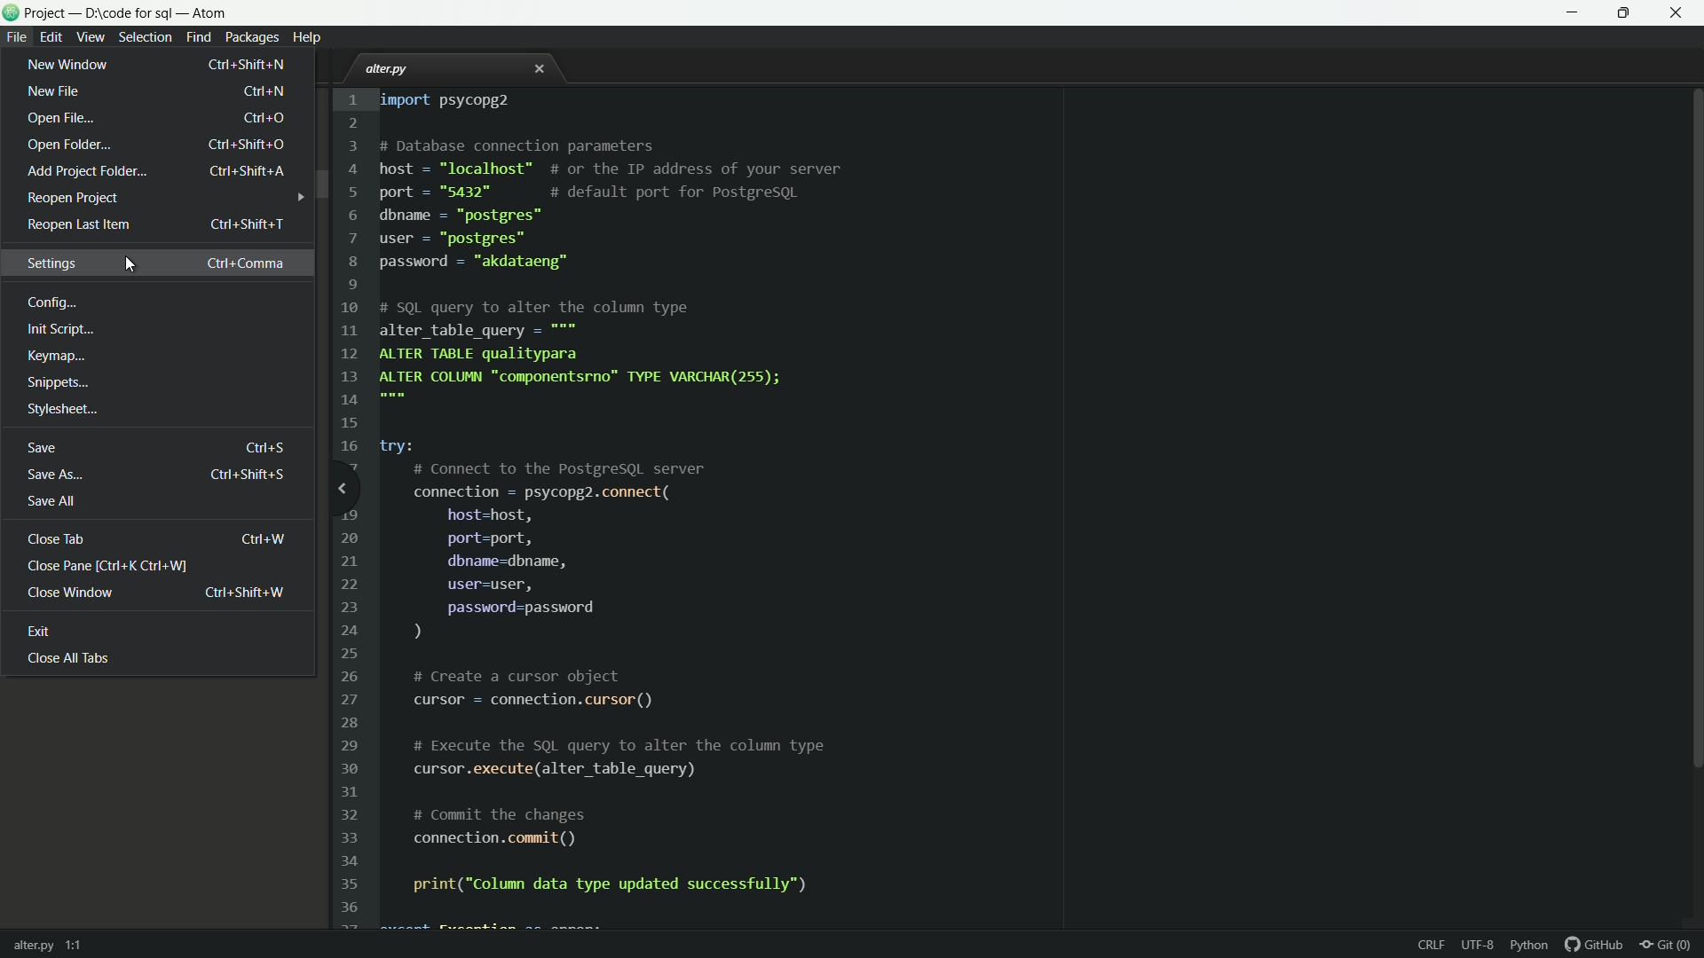 This screenshot has height=958, width=1704. Describe the element at coordinates (156, 263) in the screenshot. I see `settings` at that location.